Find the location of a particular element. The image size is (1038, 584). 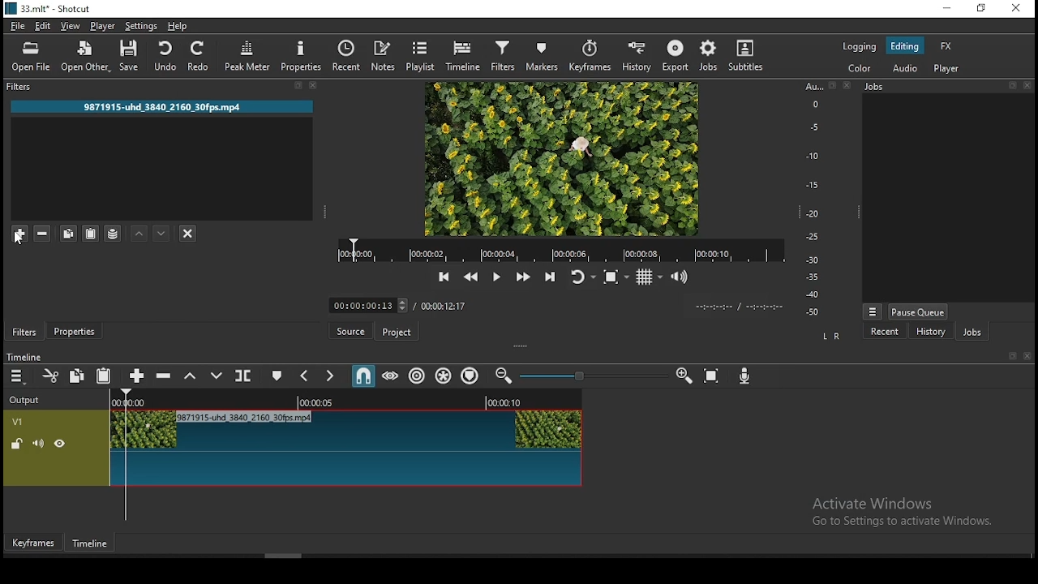

recent is located at coordinates (886, 334).